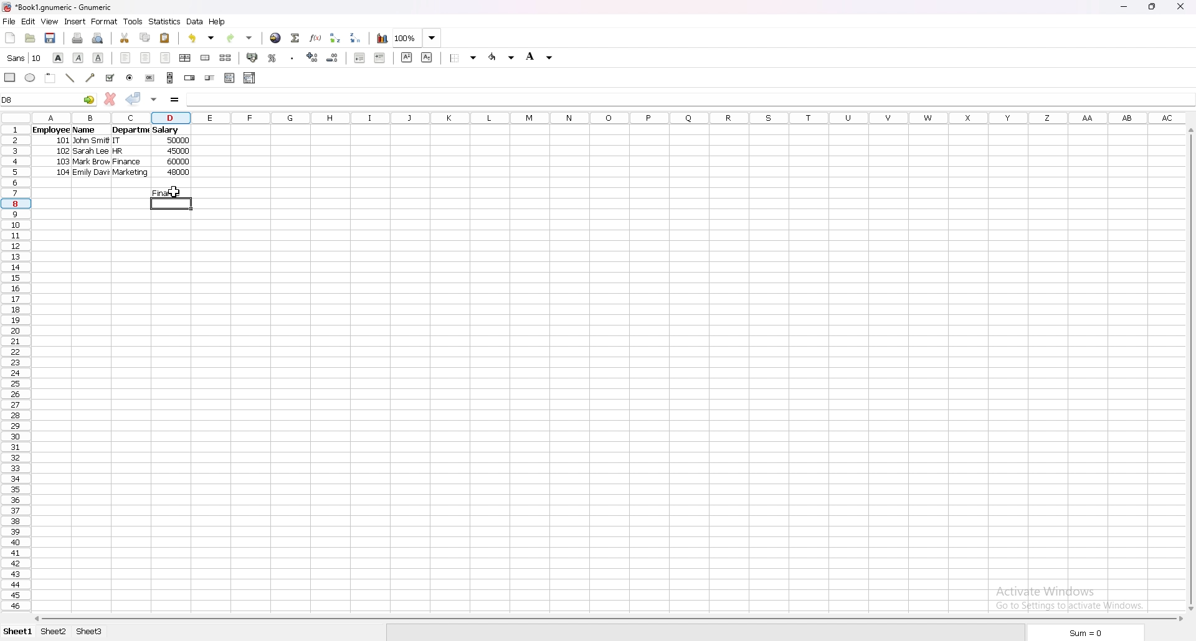 Image resolution: width=1196 pixels, height=641 pixels. I want to click on merge, so click(206, 58).